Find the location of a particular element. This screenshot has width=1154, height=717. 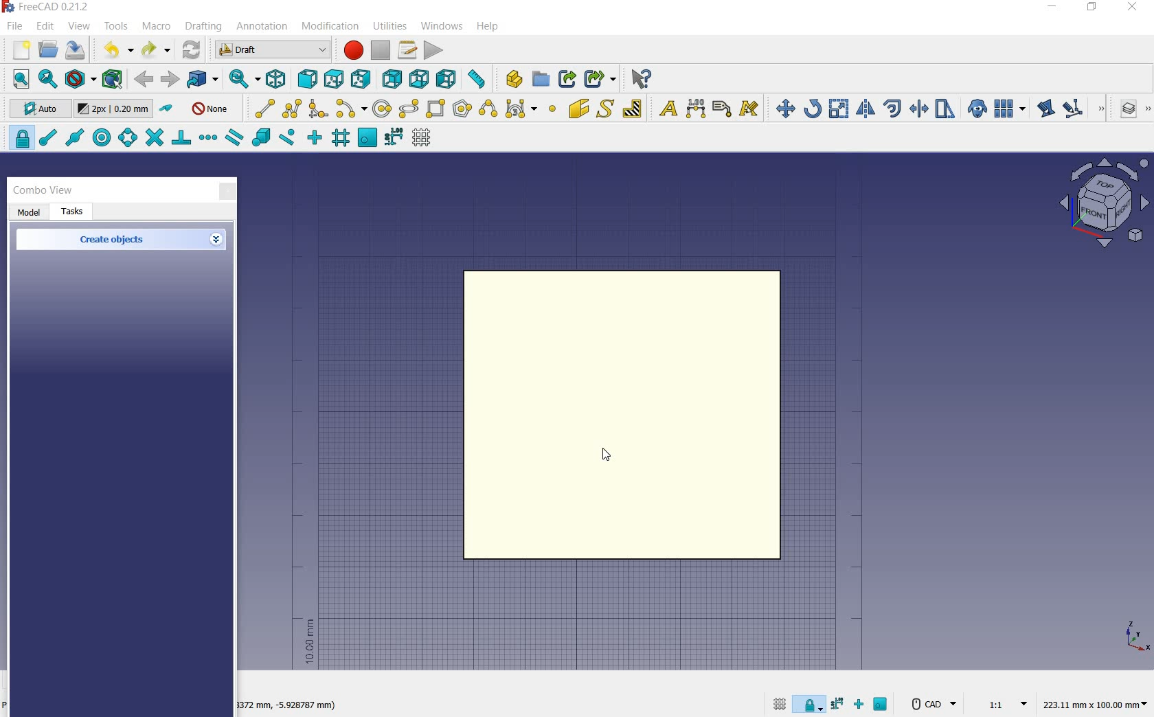

change default style for new objects is located at coordinates (115, 111).